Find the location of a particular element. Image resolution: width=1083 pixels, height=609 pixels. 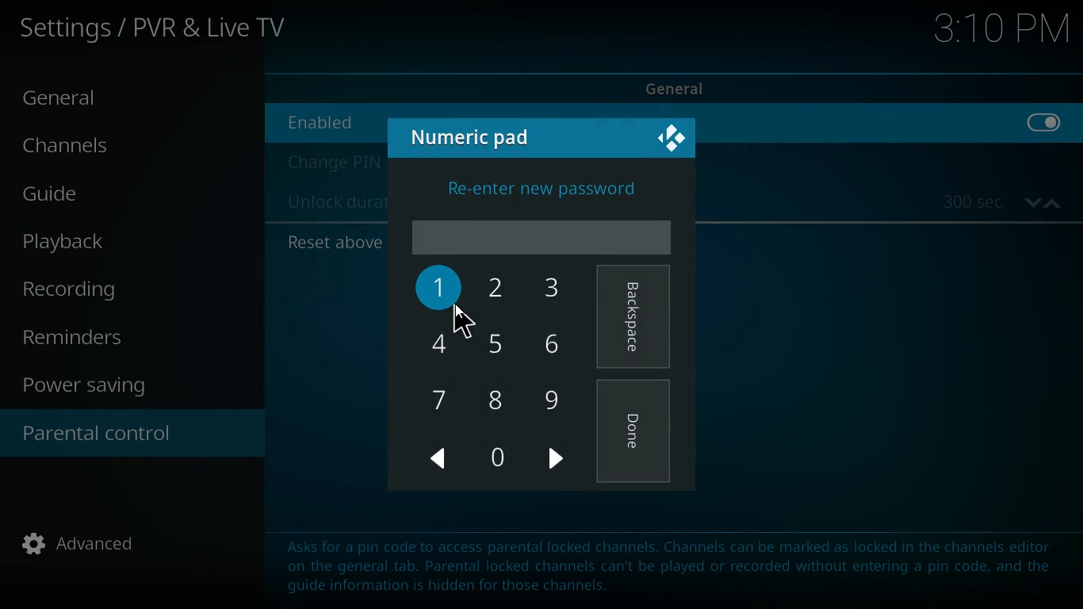

settings is located at coordinates (157, 31).